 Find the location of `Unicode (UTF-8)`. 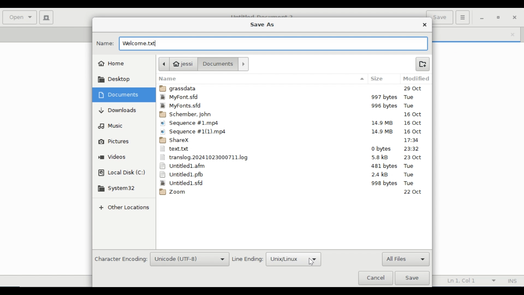

Unicode (UTF-8) is located at coordinates (189, 259).